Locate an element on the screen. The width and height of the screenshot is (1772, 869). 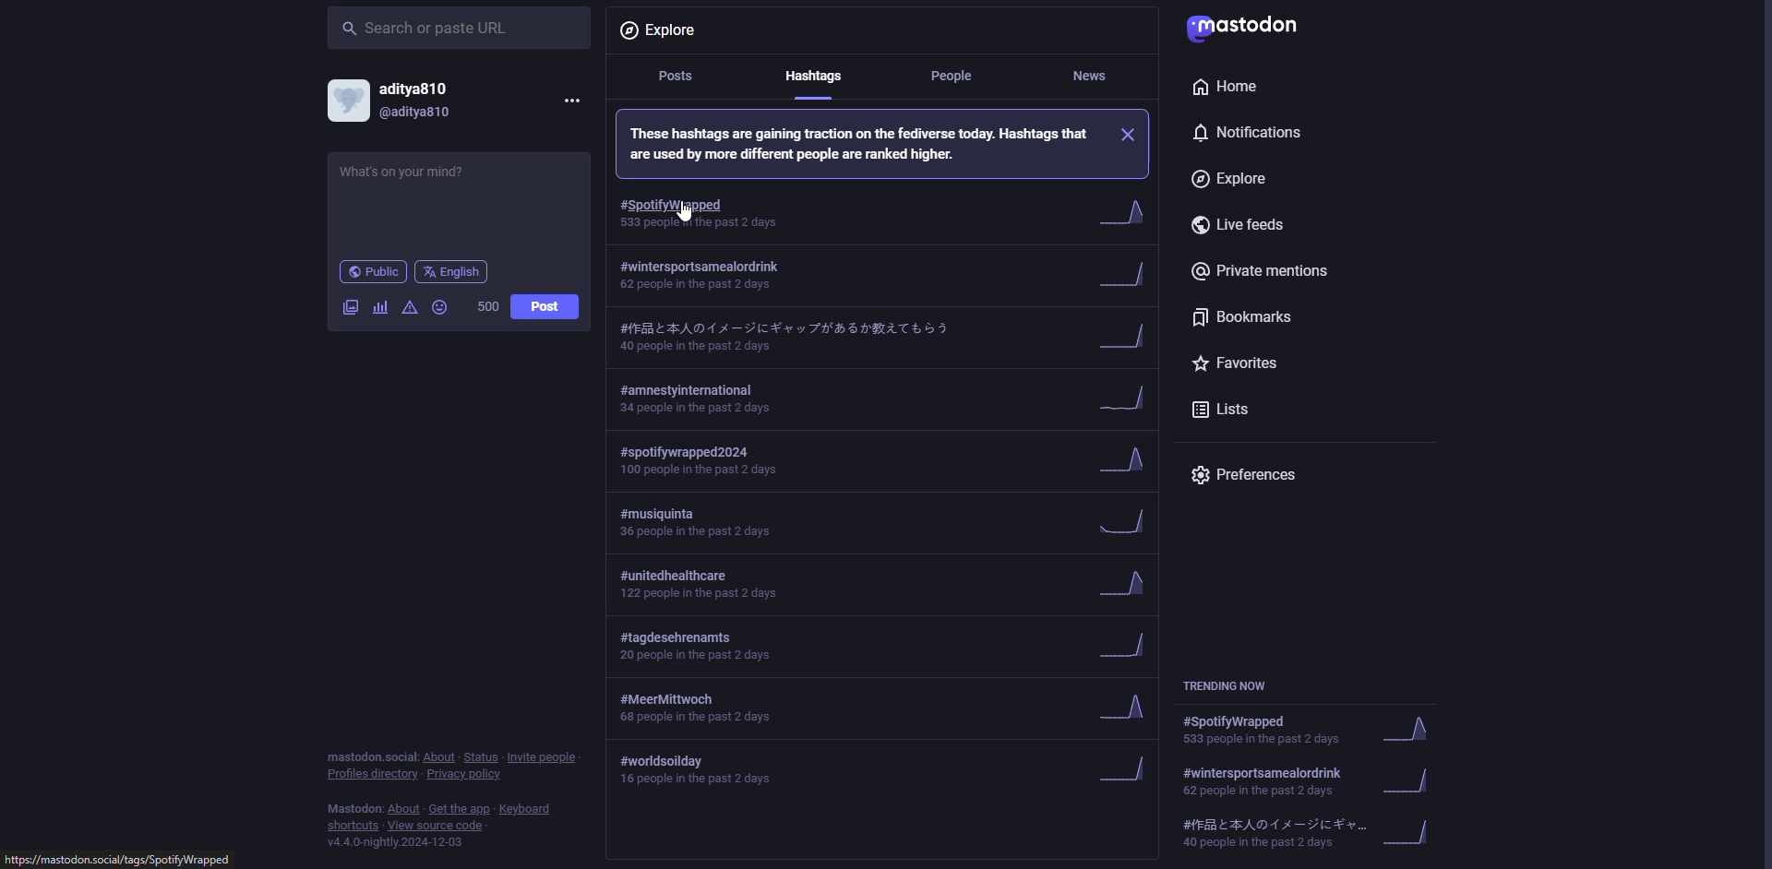
trending  is located at coordinates (1302, 780).